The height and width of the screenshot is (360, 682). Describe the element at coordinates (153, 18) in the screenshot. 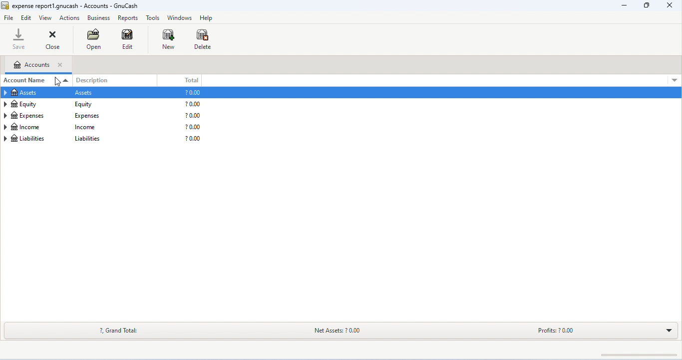

I see `tools` at that location.